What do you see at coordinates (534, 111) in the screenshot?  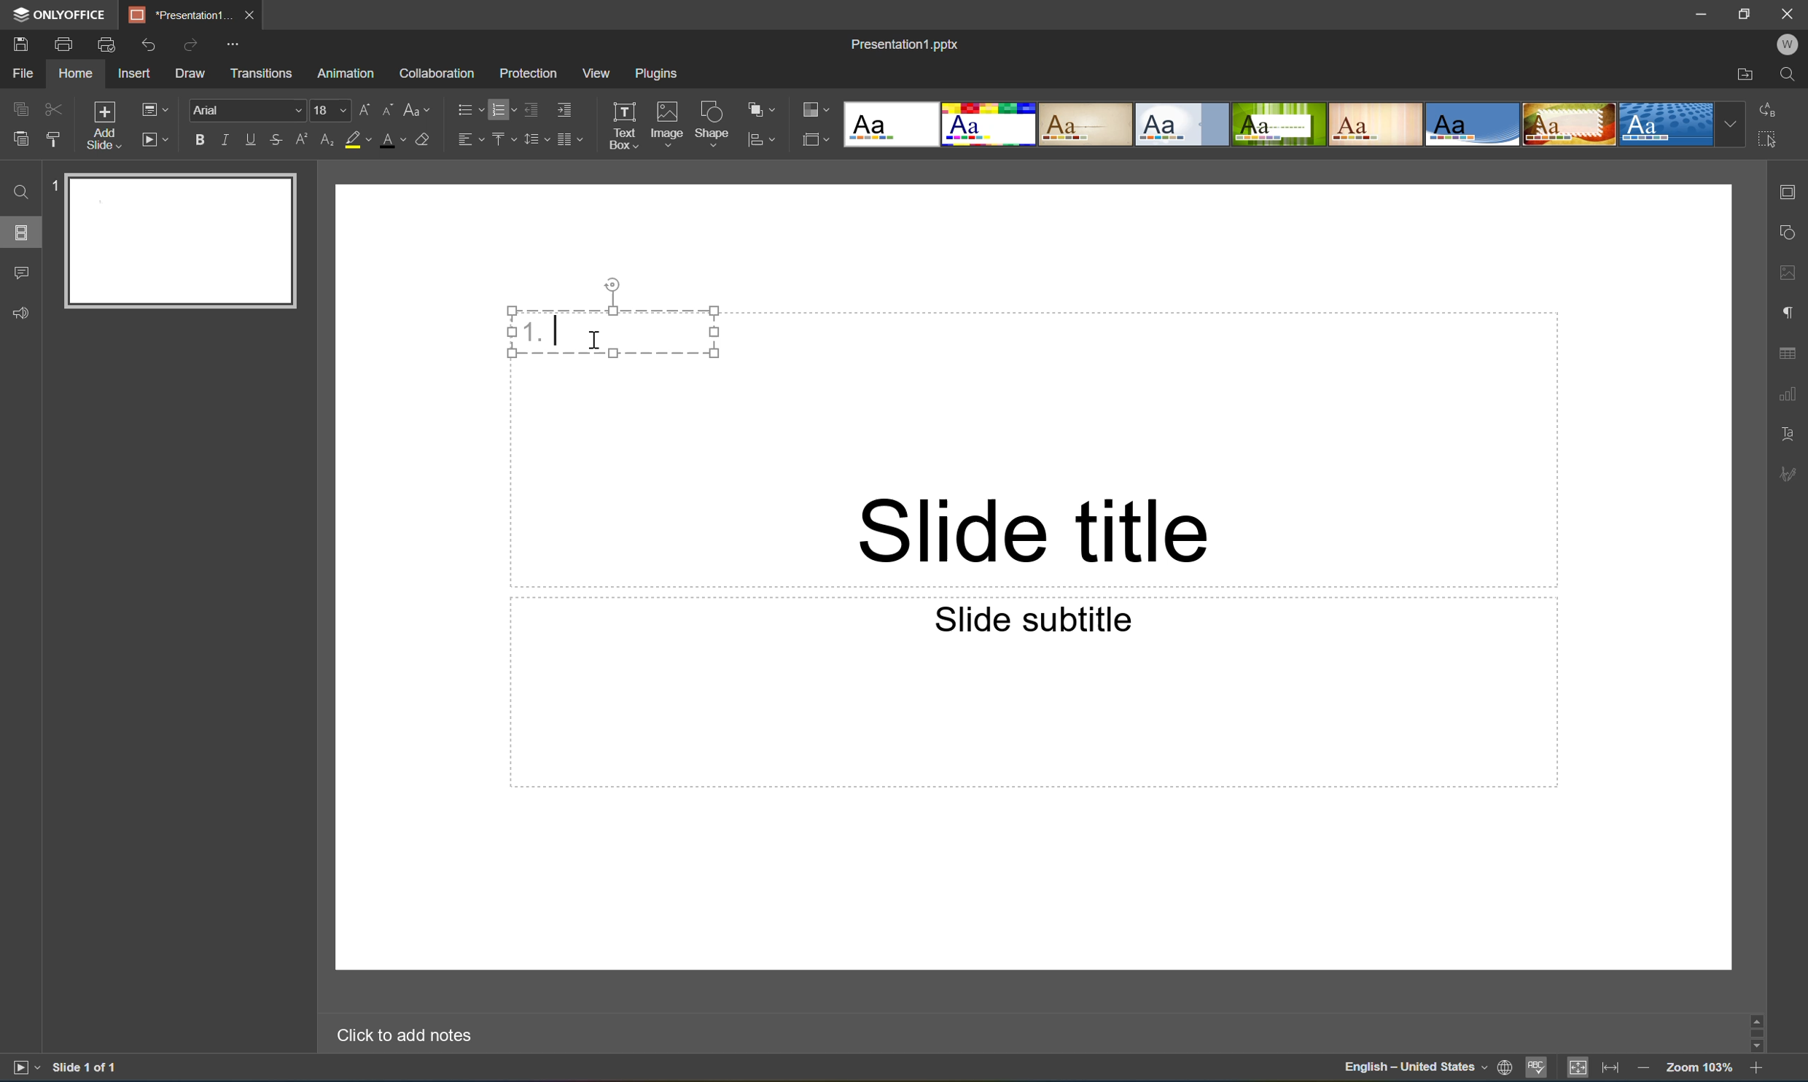 I see `Decrease indent` at bounding box center [534, 111].